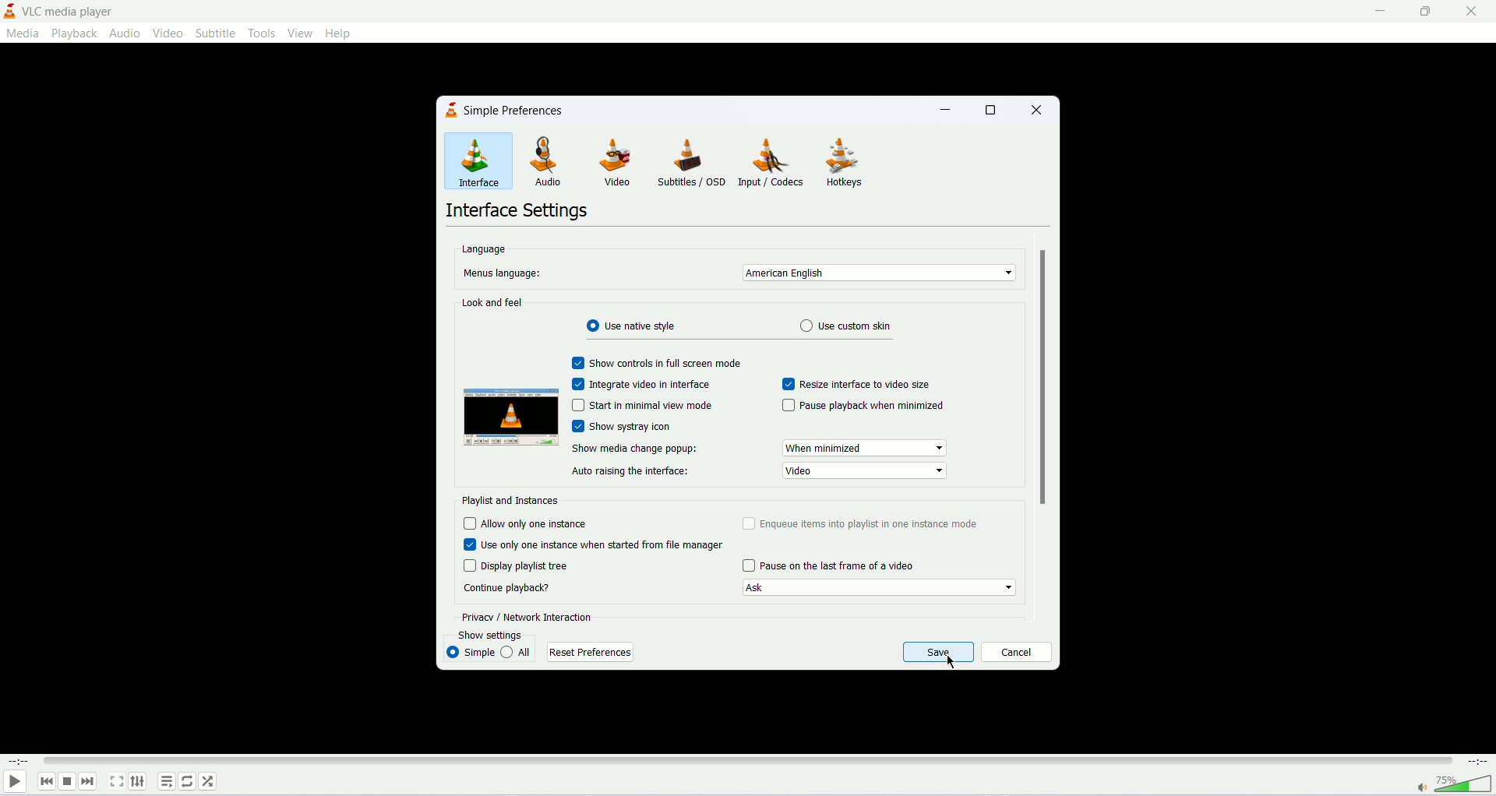  I want to click on privacy and network interaction, so click(529, 616).